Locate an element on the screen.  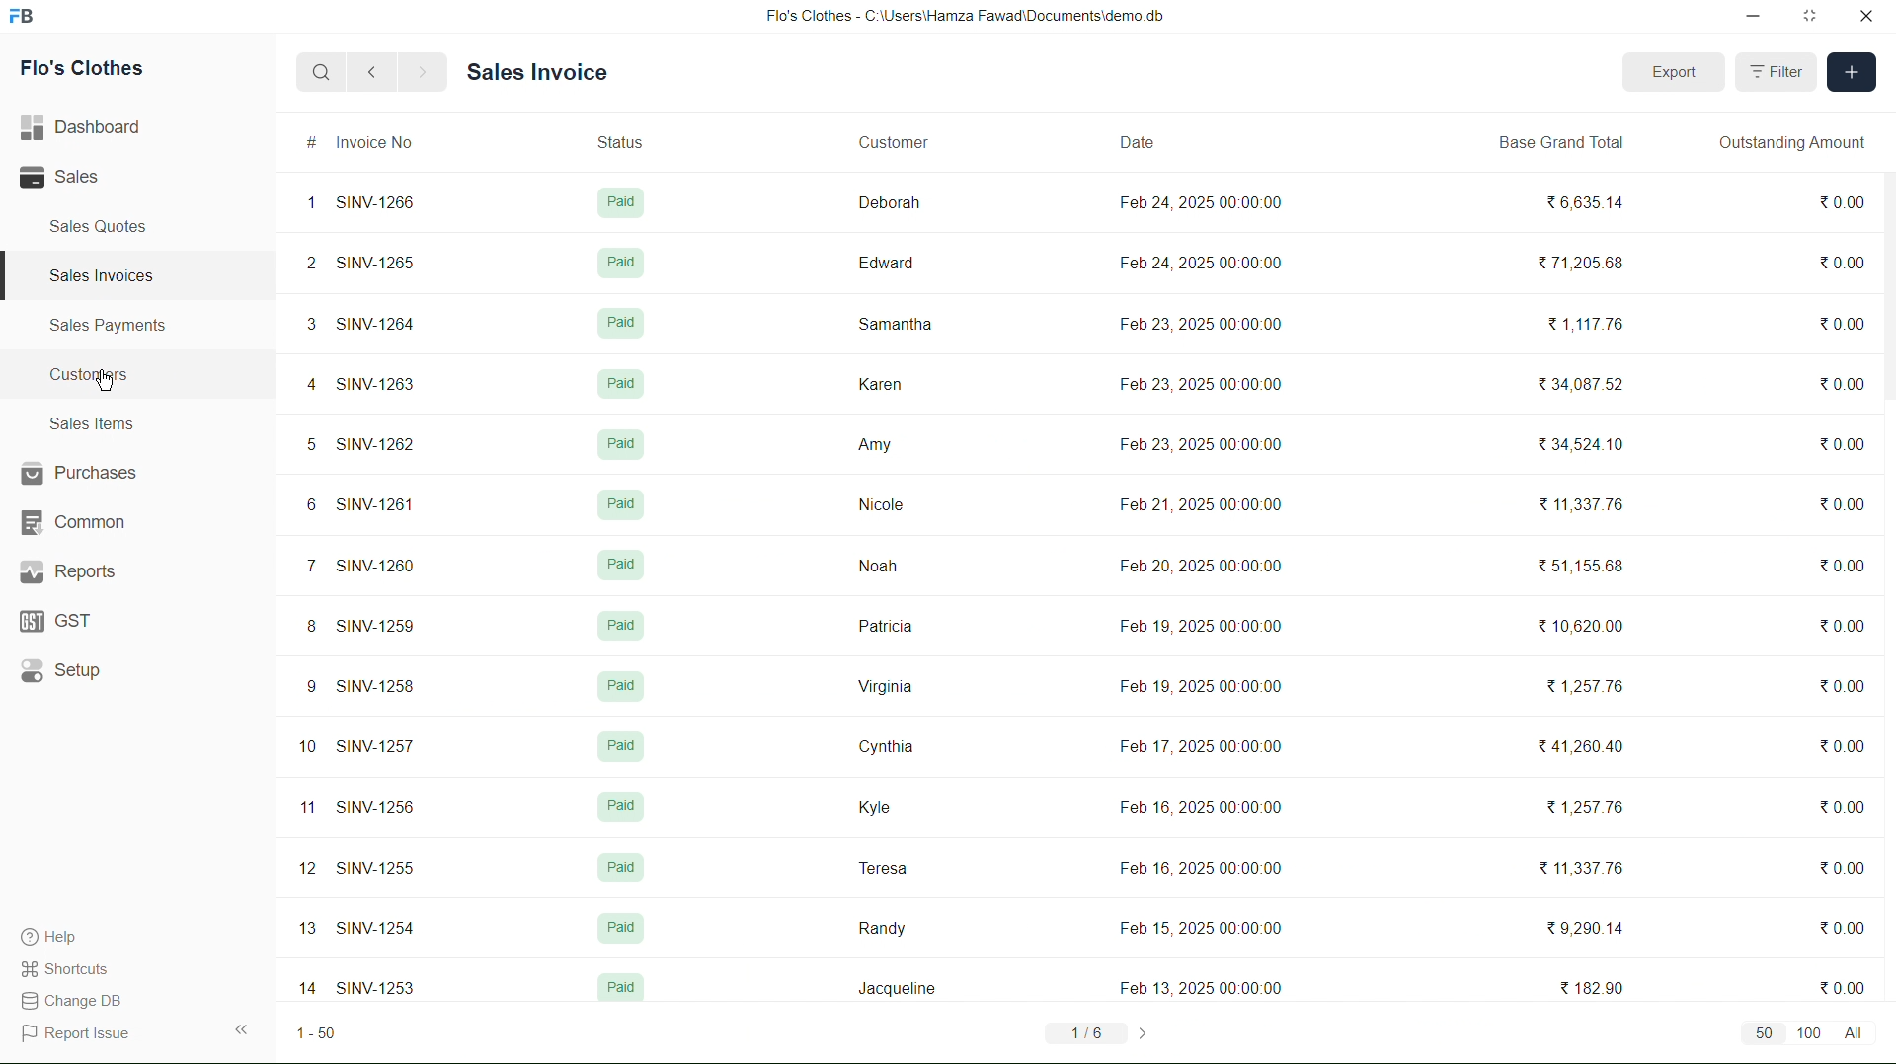
Paid is located at coordinates (621, 323).